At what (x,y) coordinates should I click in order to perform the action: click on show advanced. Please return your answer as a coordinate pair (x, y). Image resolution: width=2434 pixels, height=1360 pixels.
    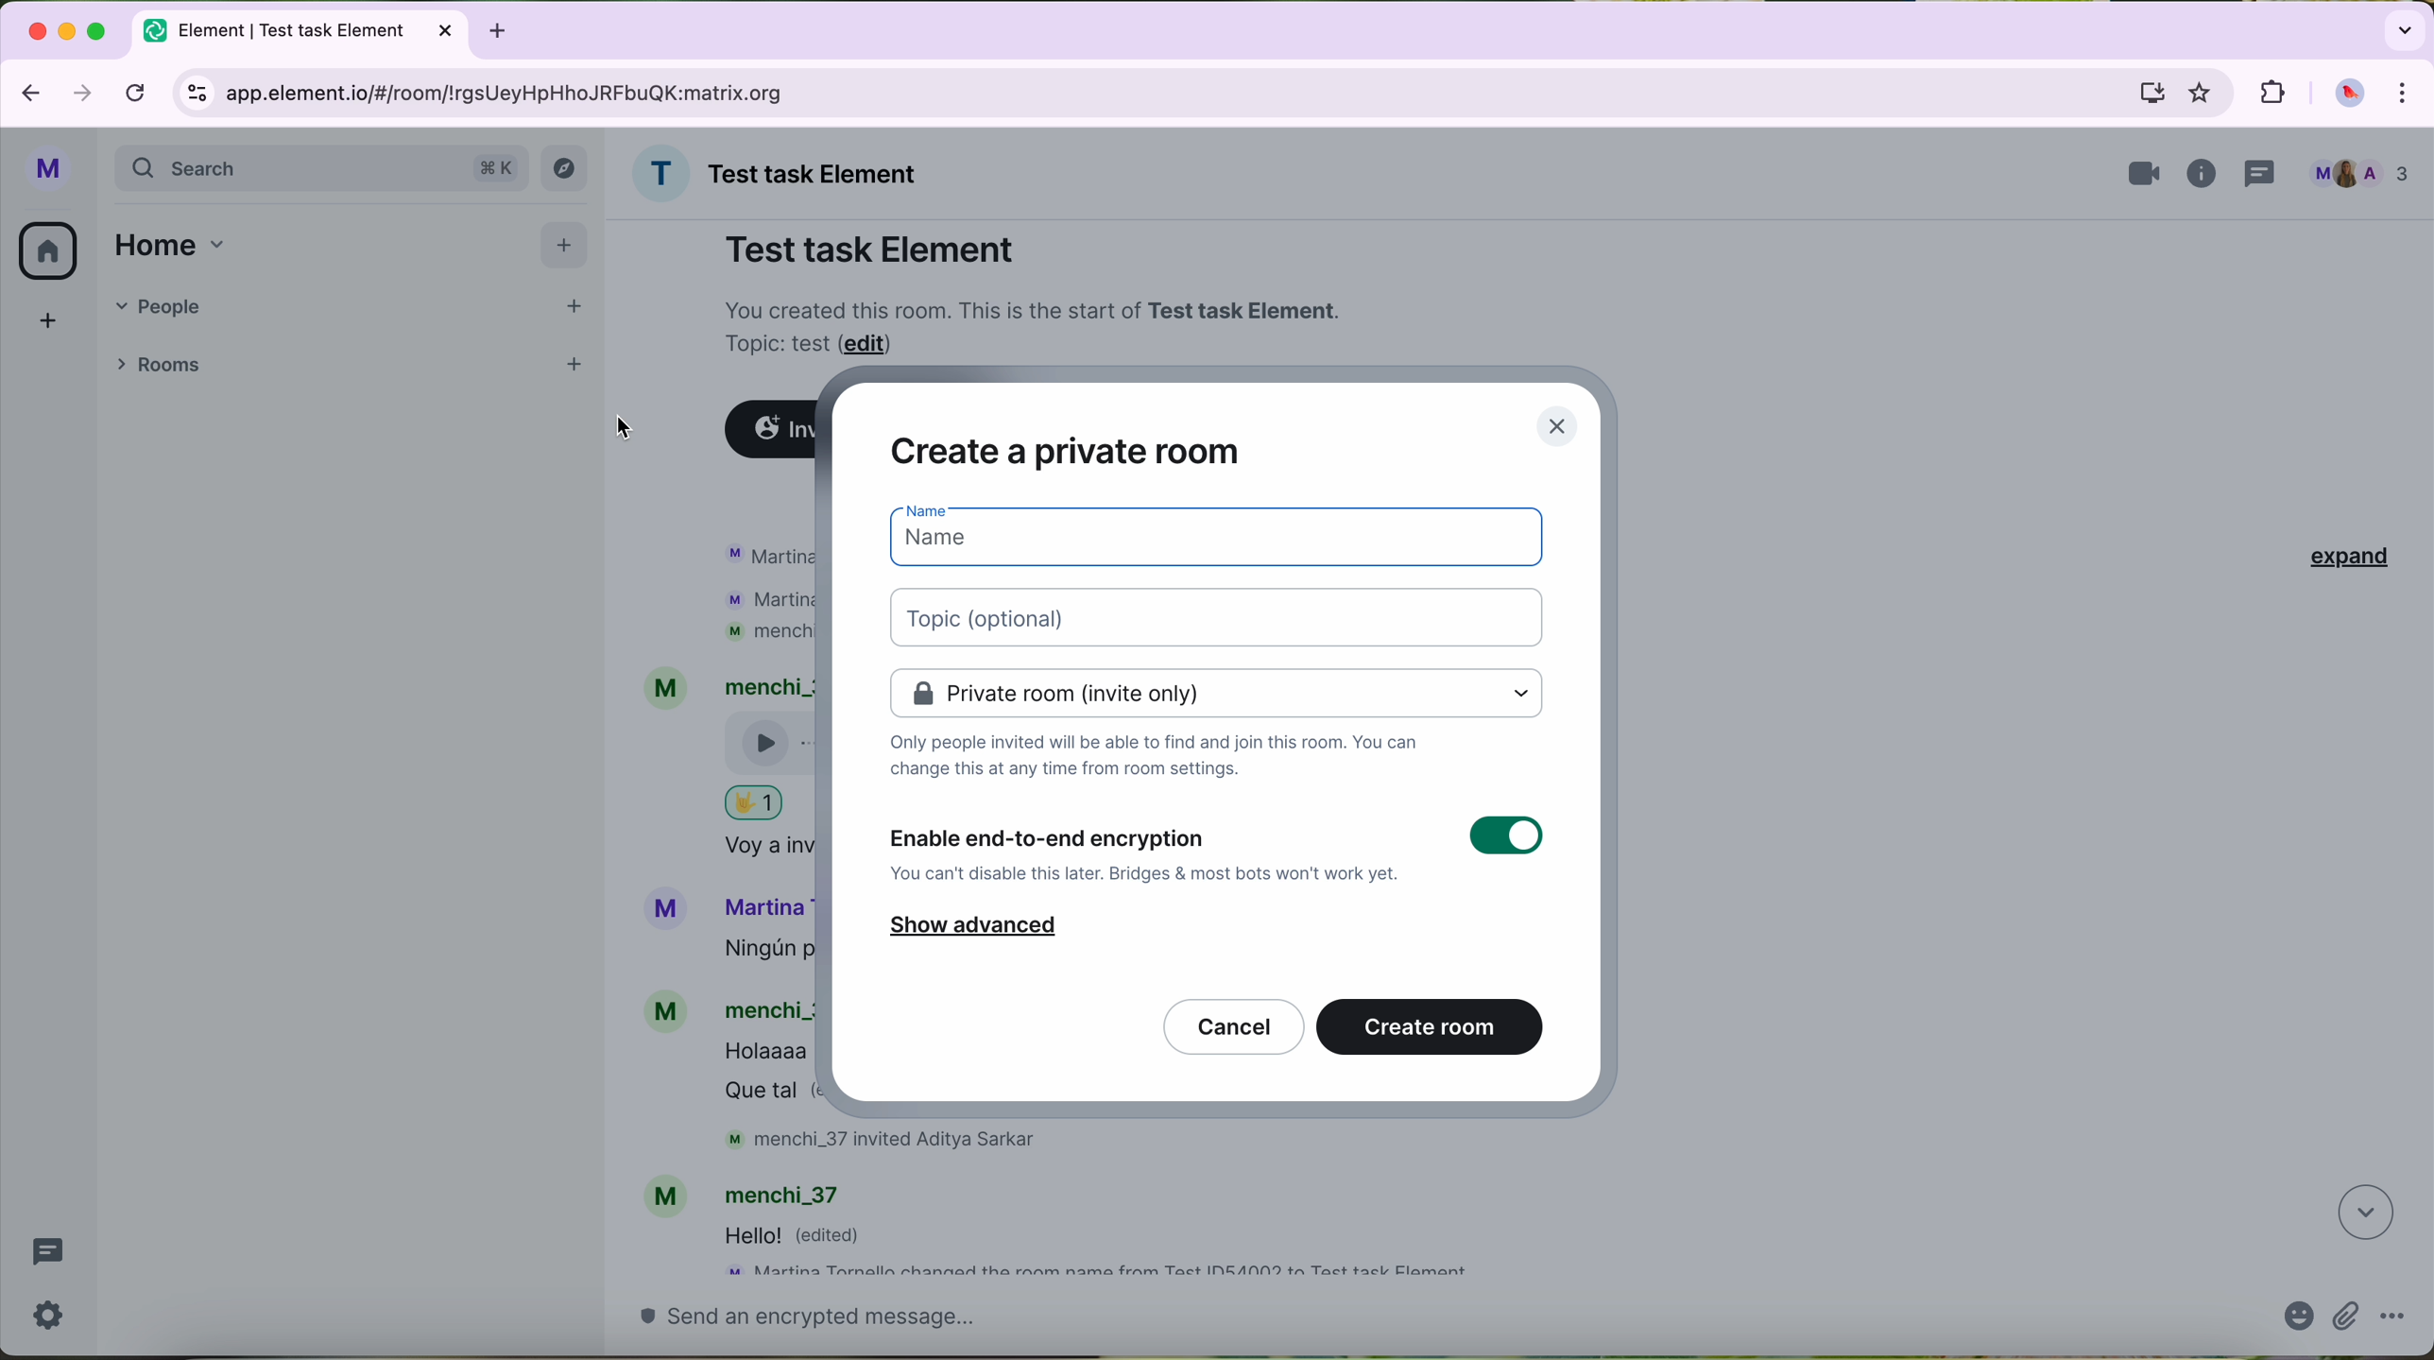
    Looking at the image, I should click on (972, 930).